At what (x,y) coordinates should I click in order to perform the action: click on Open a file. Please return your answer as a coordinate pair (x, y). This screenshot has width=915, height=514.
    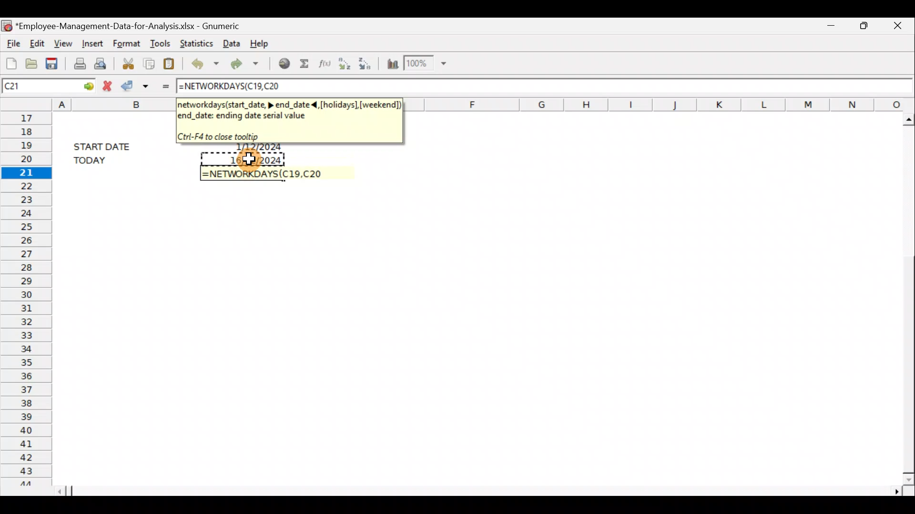
    Looking at the image, I should click on (30, 62).